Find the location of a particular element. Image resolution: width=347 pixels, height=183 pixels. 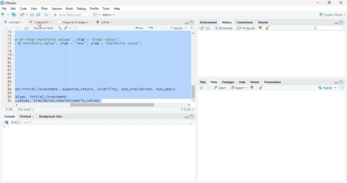

Re-run the previous code region is located at coordinates (150, 28).